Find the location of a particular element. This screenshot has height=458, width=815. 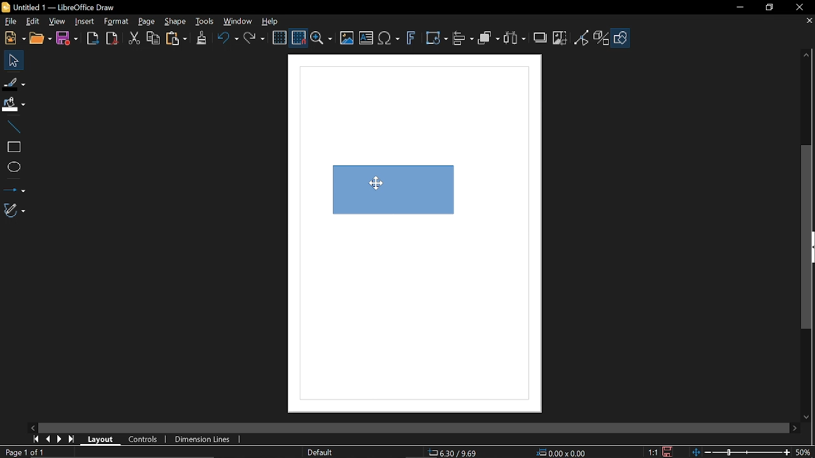

Last page is located at coordinates (71, 440).